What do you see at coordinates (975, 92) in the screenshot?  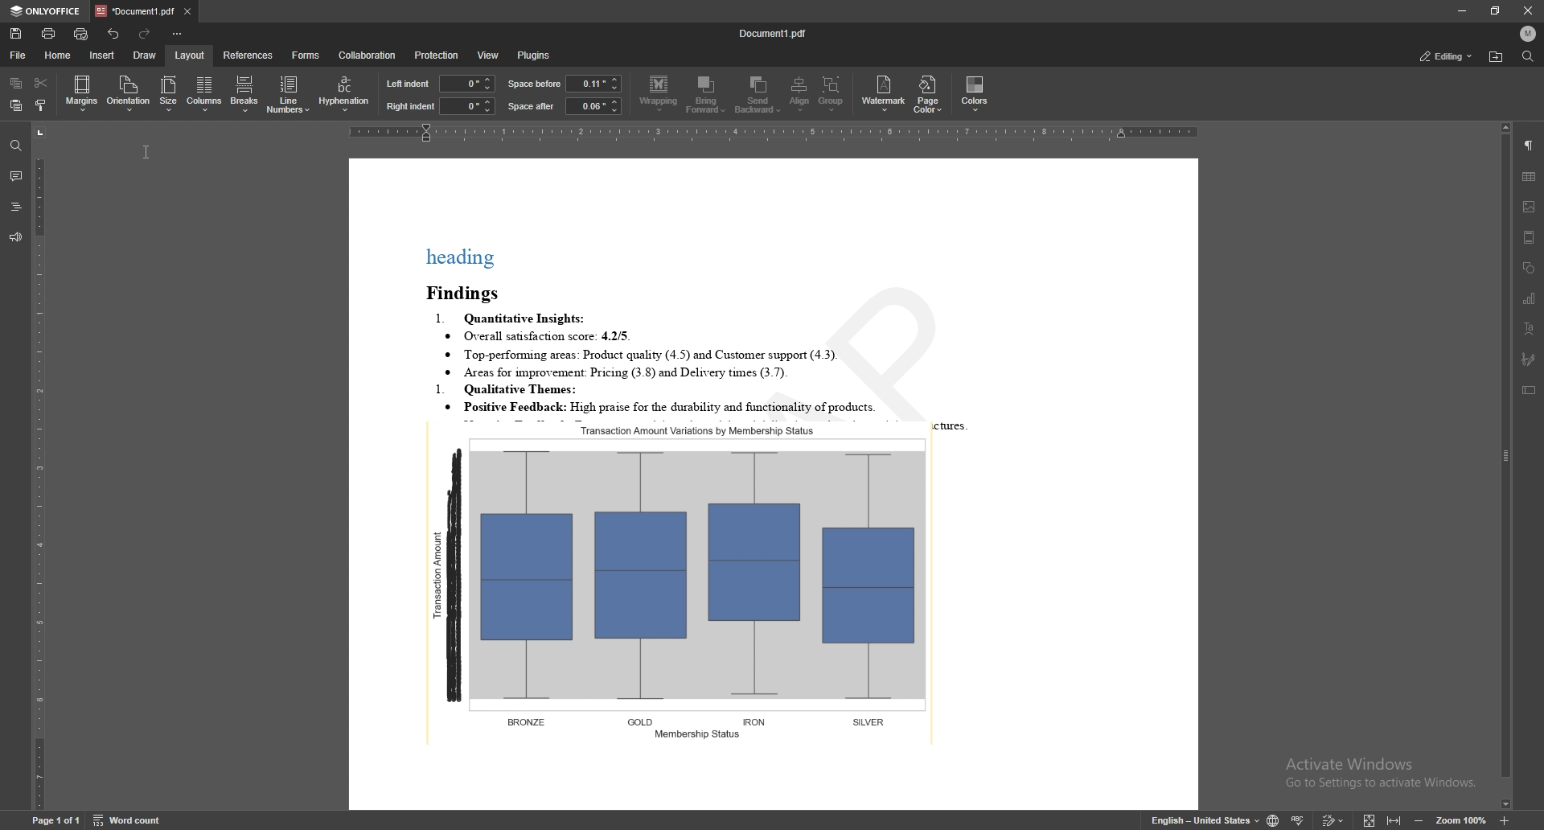 I see `colors` at bounding box center [975, 92].